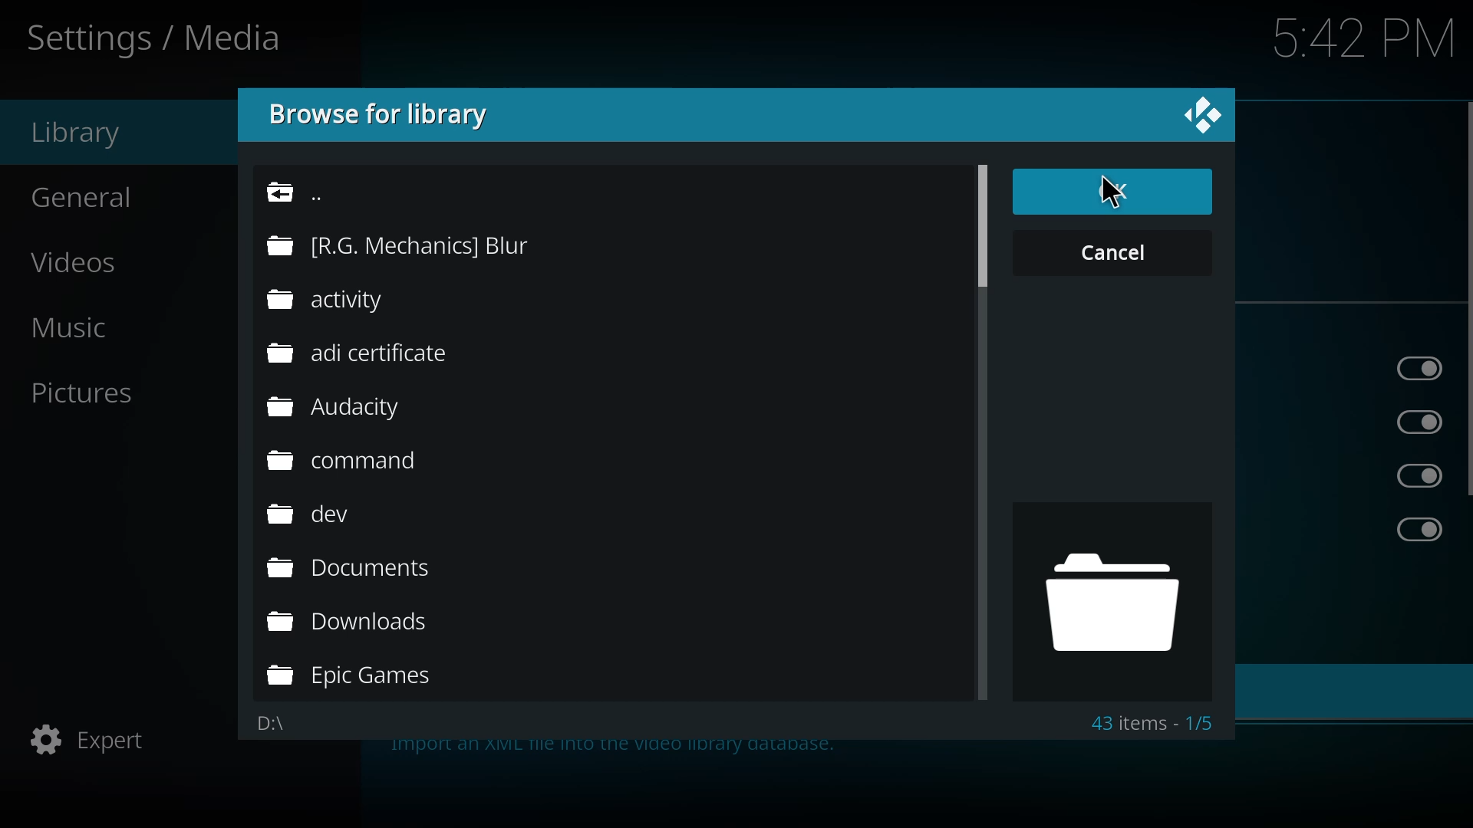 The height and width of the screenshot is (828, 1473). What do you see at coordinates (92, 194) in the screenshot?
I see `general` at bounding box center [92, 194].